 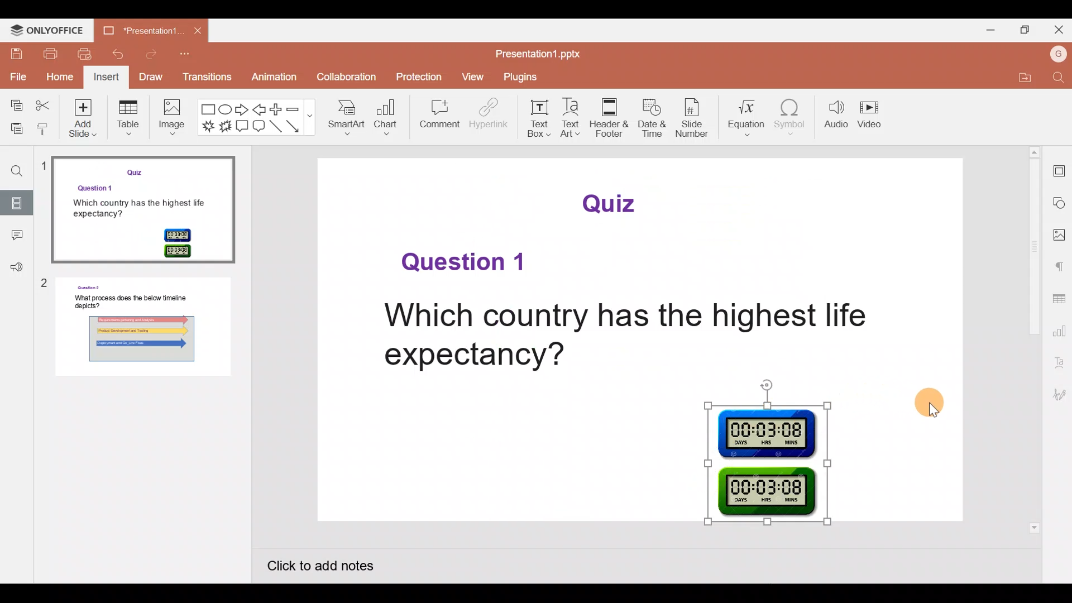 What do you see at coordinates (208, 77) in the screenshot?
I see `Transitions` at bounding box center [208, 77].